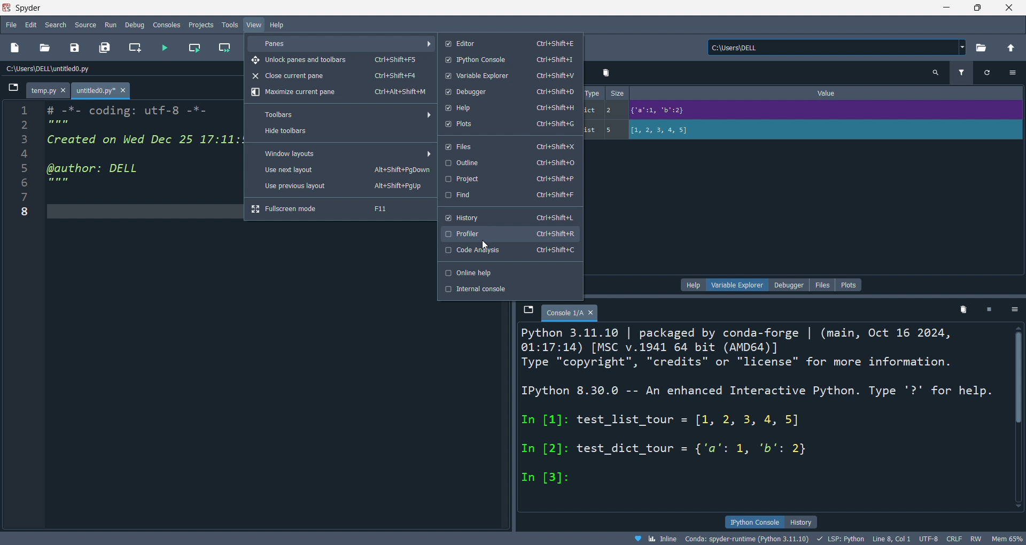  Describe the element at coordinates (736, 285) in the screenshot. I see `variable explorer` at that location.